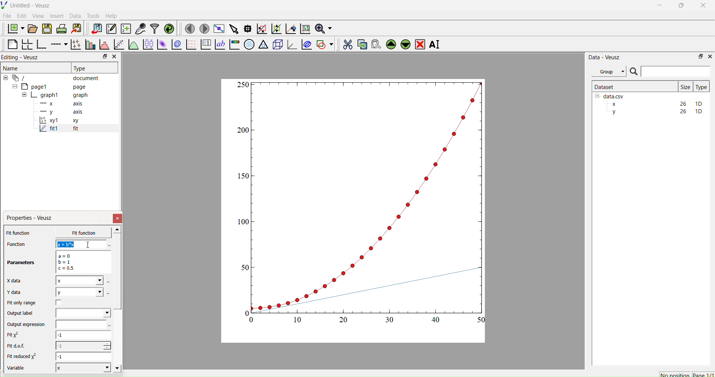  What do you see at coordinates (38, 15) in the screenshot?
I see `View` at bounding box center [38, 15].